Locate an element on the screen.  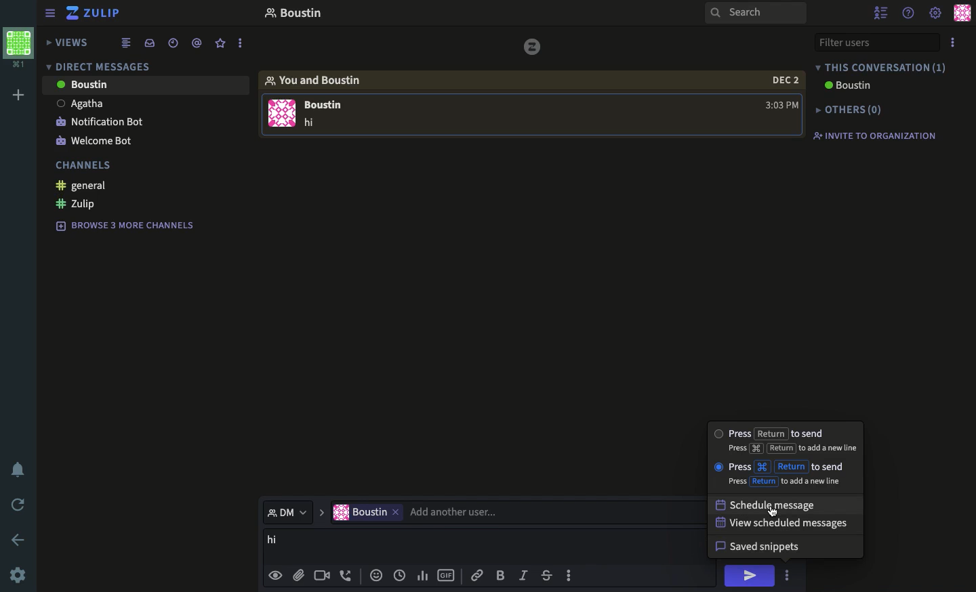
current user "Boustin" is located at coordinates (361, 513).